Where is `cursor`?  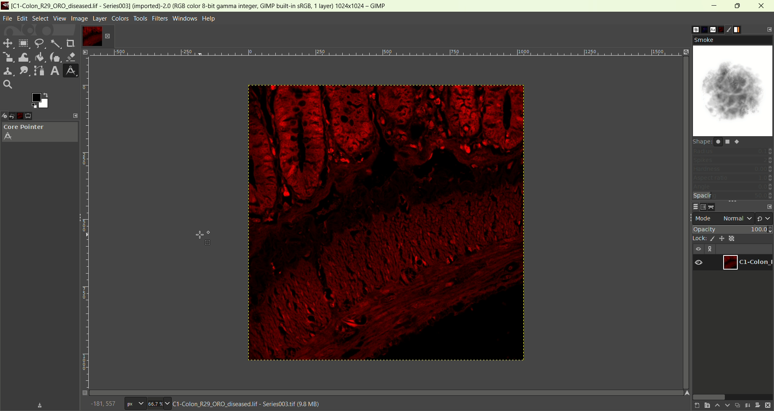
cursor is located at coordinates (204, 239).